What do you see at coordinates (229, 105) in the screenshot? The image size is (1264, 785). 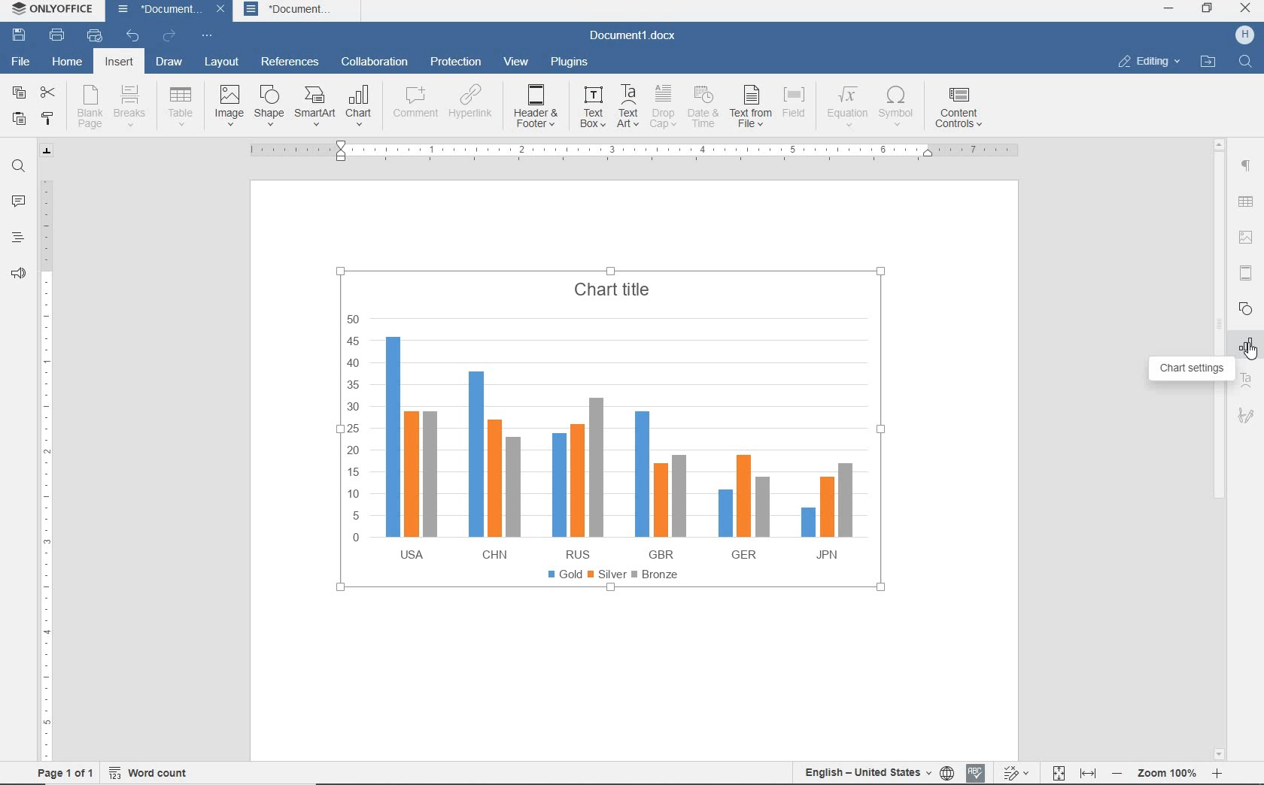 I see `image` at bounding box center [229, 105].